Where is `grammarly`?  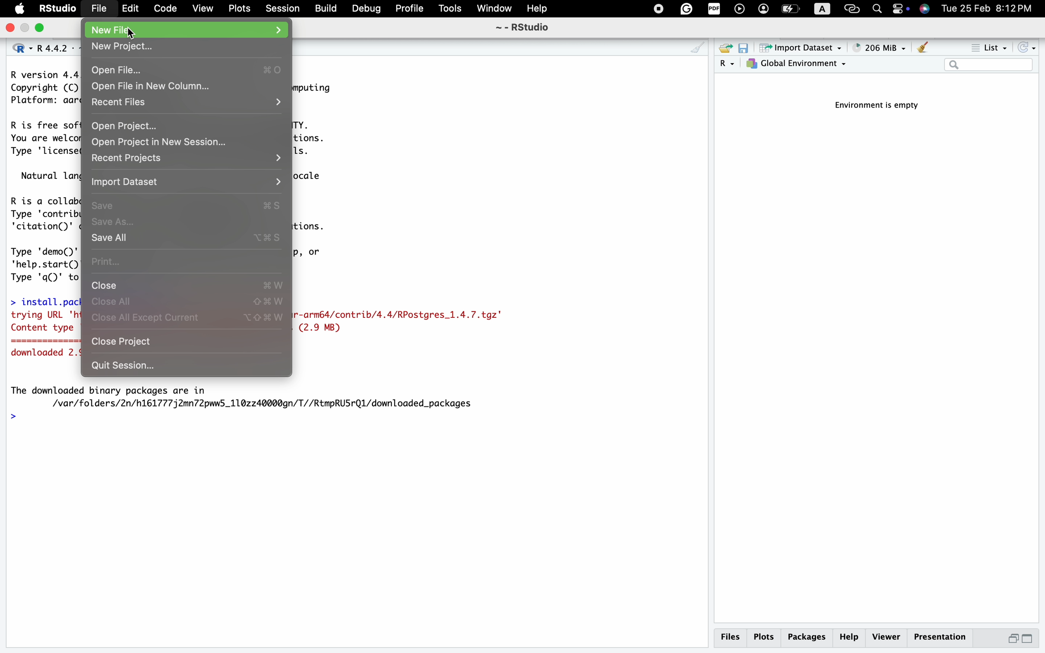
grammarly is located at coordinates (686, 9).